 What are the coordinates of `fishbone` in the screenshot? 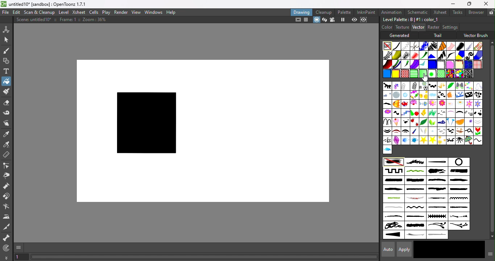 It's located at (423, 104).